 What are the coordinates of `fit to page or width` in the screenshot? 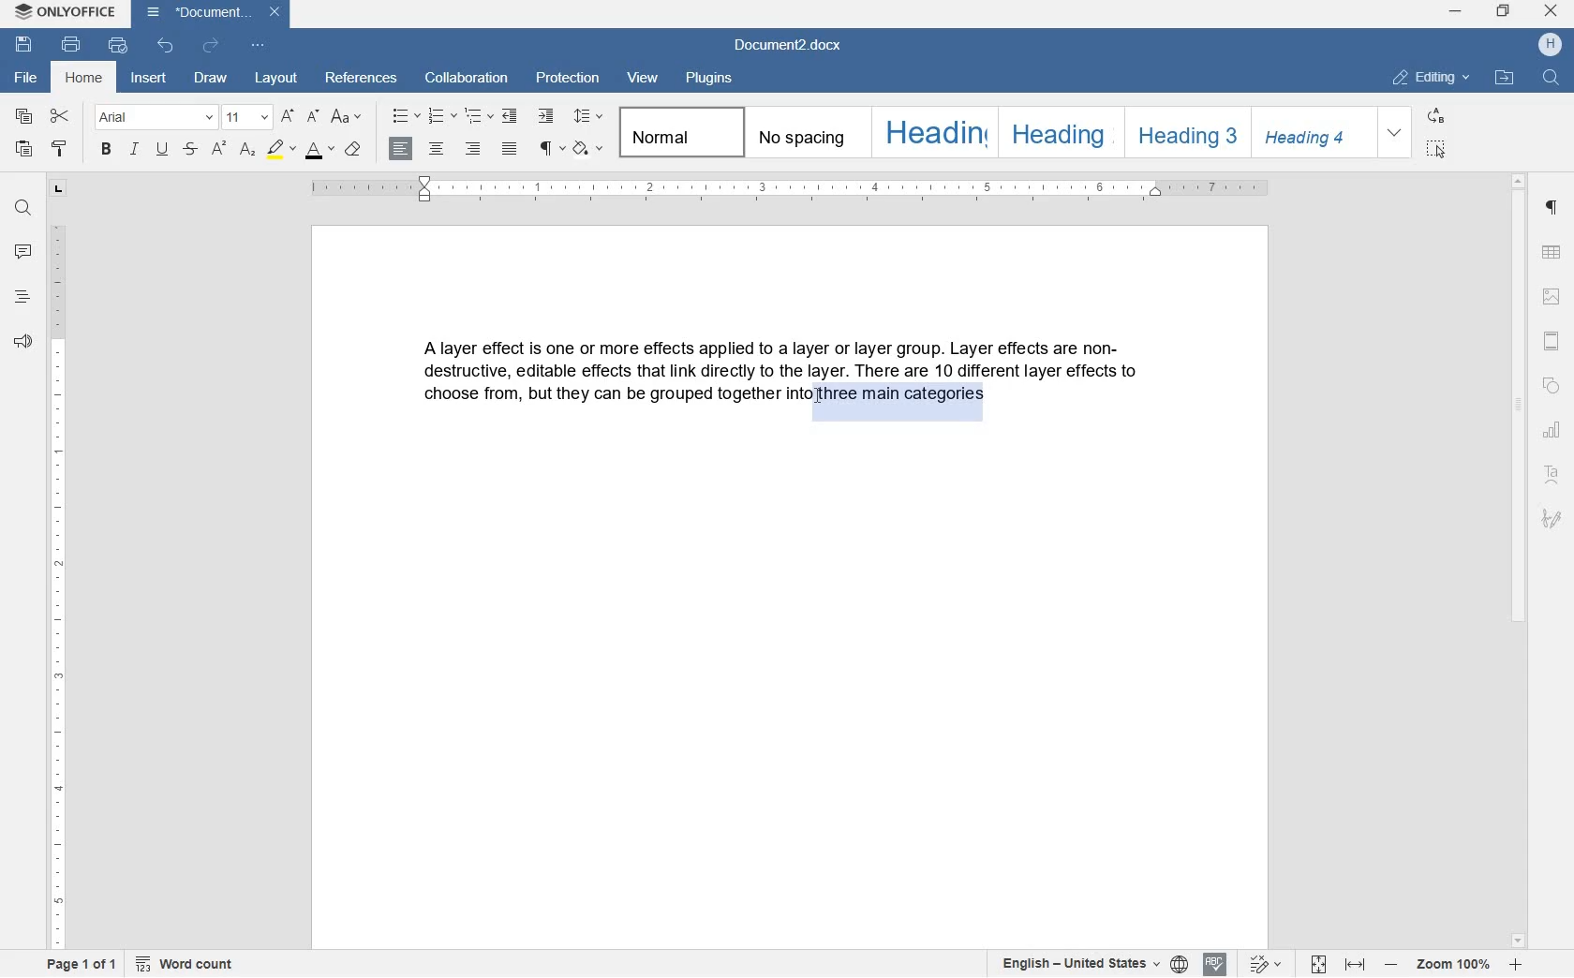 It's located at (1337, 966).